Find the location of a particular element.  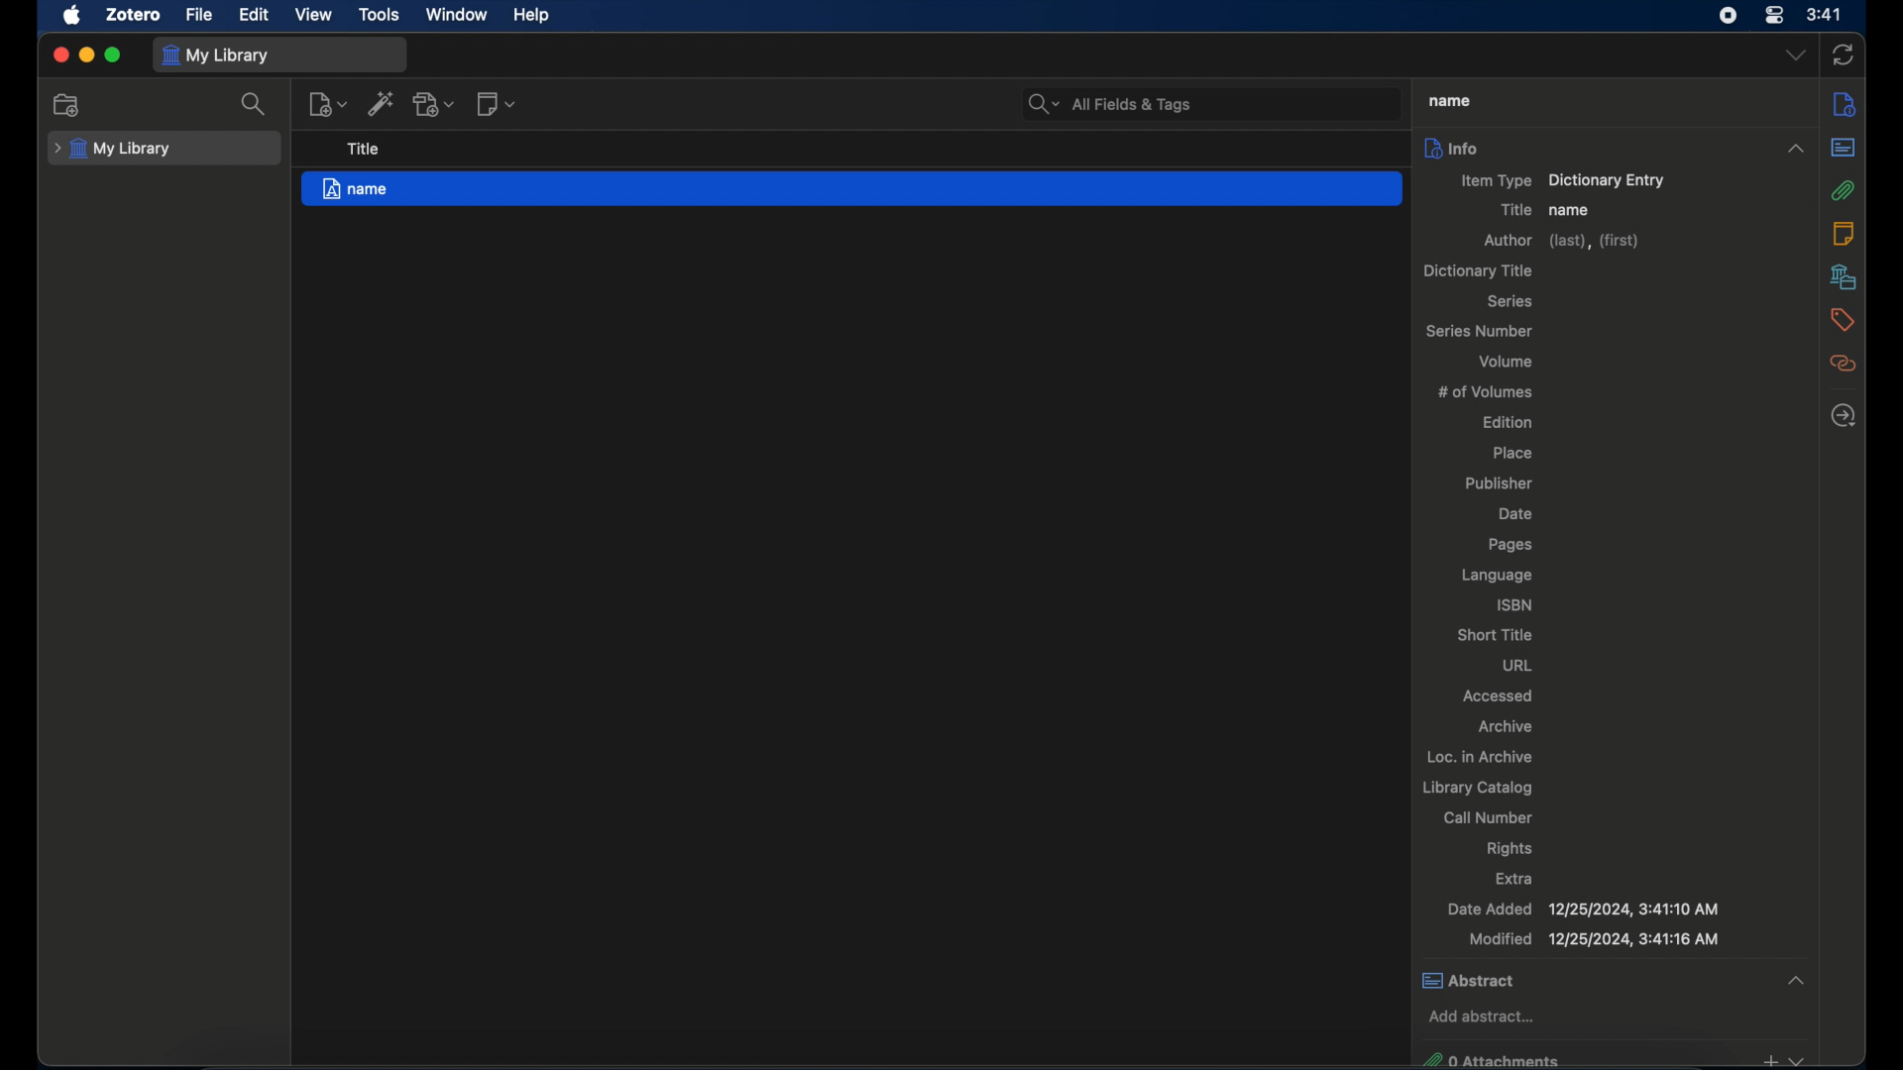

new notes is located at coordinates (498, 103).